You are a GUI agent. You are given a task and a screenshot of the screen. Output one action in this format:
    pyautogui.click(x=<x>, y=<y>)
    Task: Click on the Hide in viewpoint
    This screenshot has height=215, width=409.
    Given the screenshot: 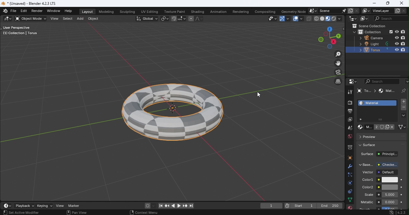 What is the action you would take?
    pyautogui.click(x=397, y=44)
    